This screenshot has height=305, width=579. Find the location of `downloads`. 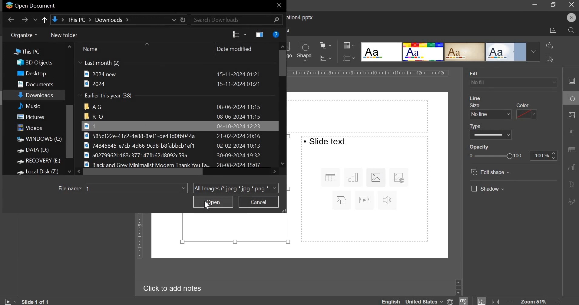

downloads is located at coordinates (37, 96).